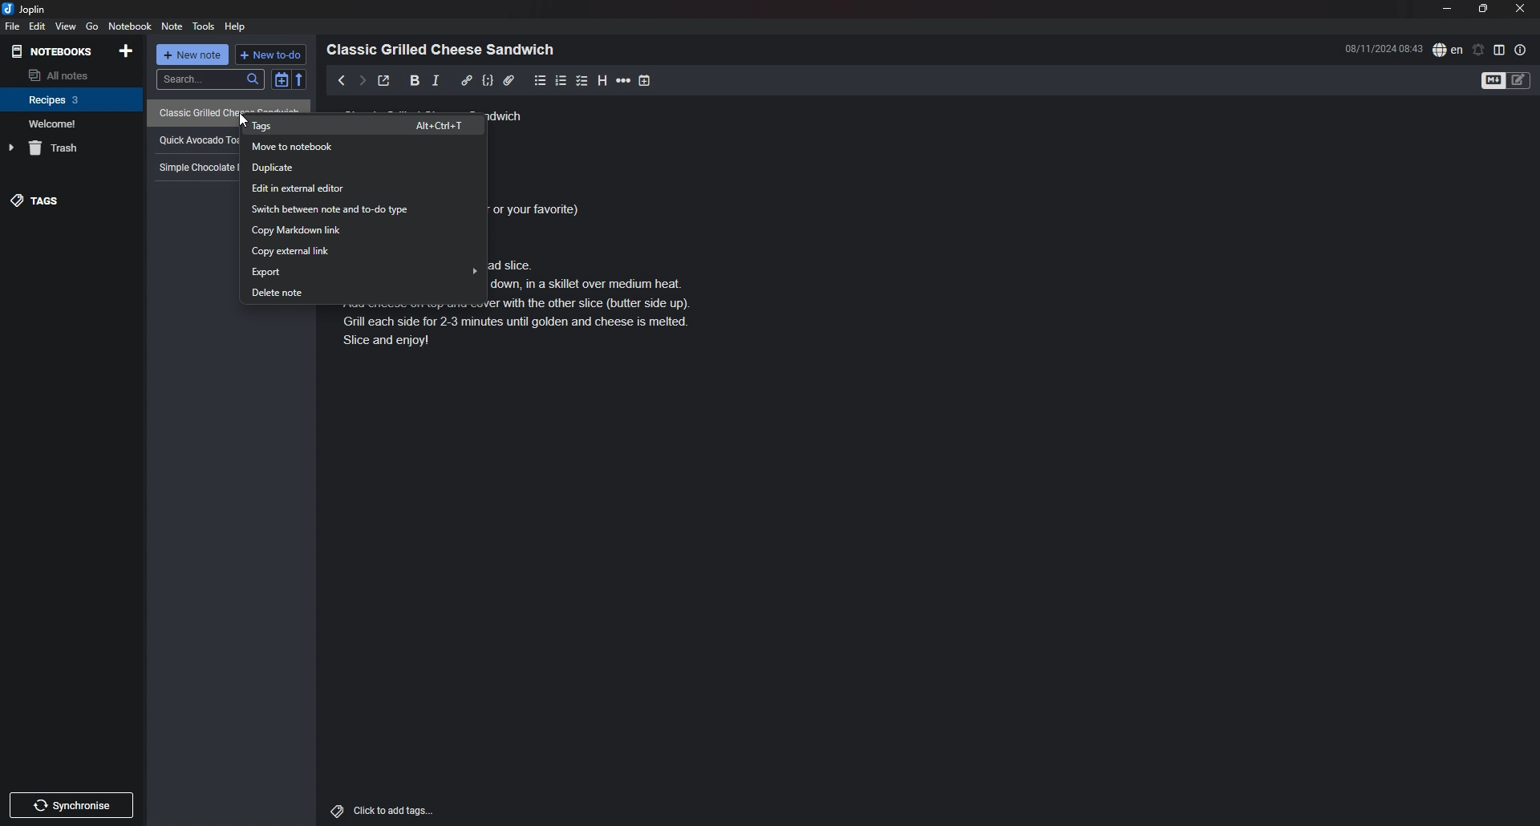 Image resolution: width=1540 pixels, height=826 pixels. I want to click on notebook, so click(132, 26).